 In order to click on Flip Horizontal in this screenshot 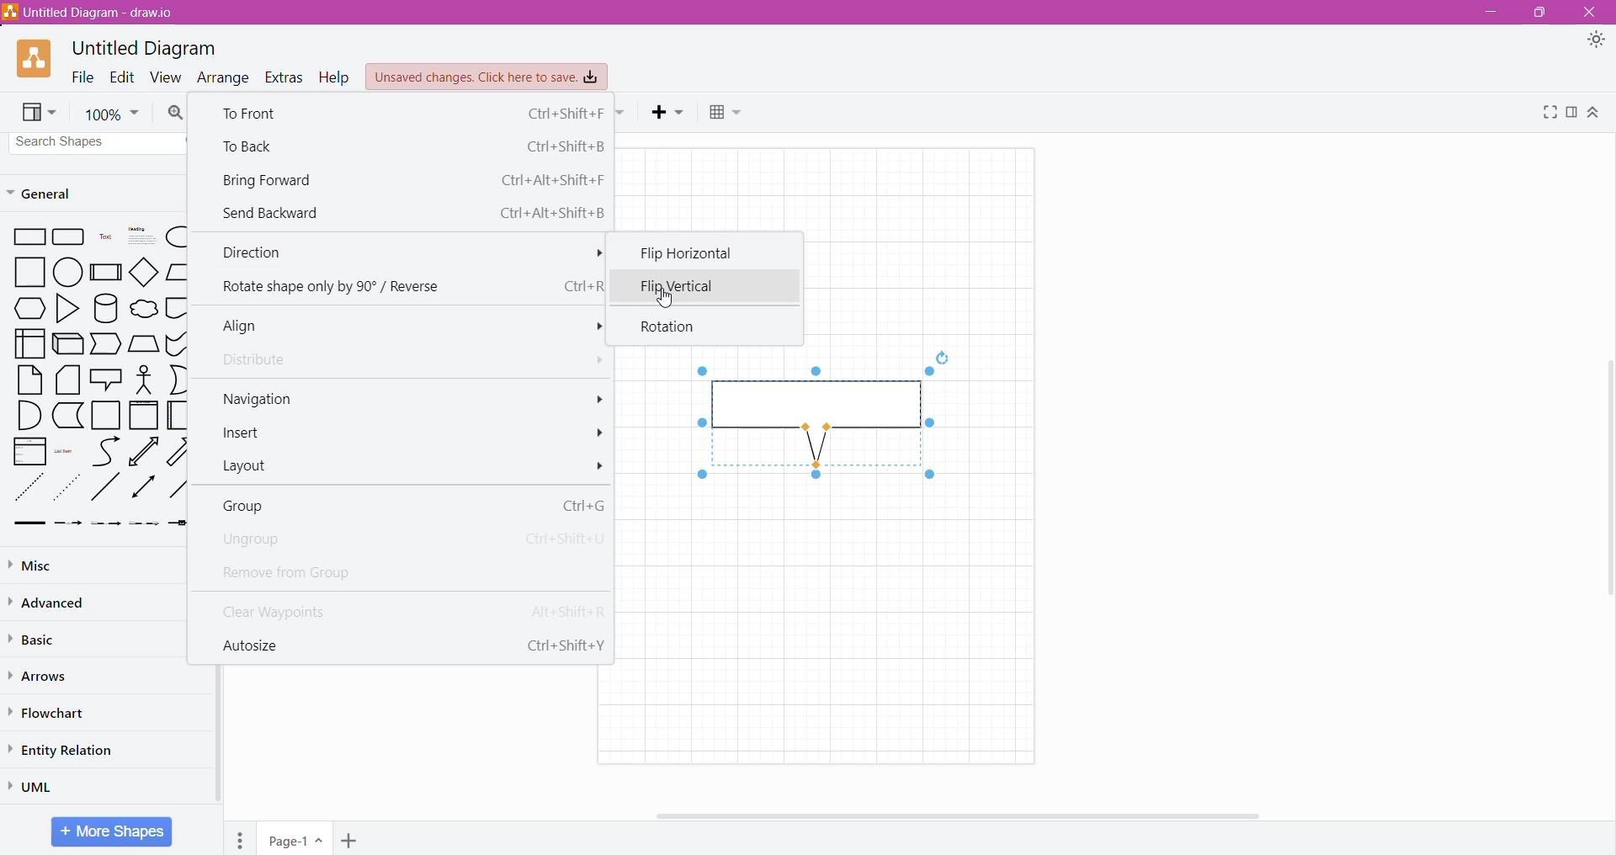, I will do `click(699, 252)`.